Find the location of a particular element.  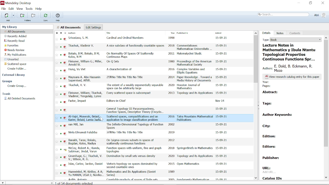

date is located at coordinates (221, 101).